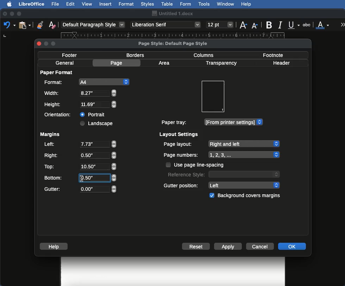 The image size is (345, 286). I want to click on Tools, so click(205, 4).